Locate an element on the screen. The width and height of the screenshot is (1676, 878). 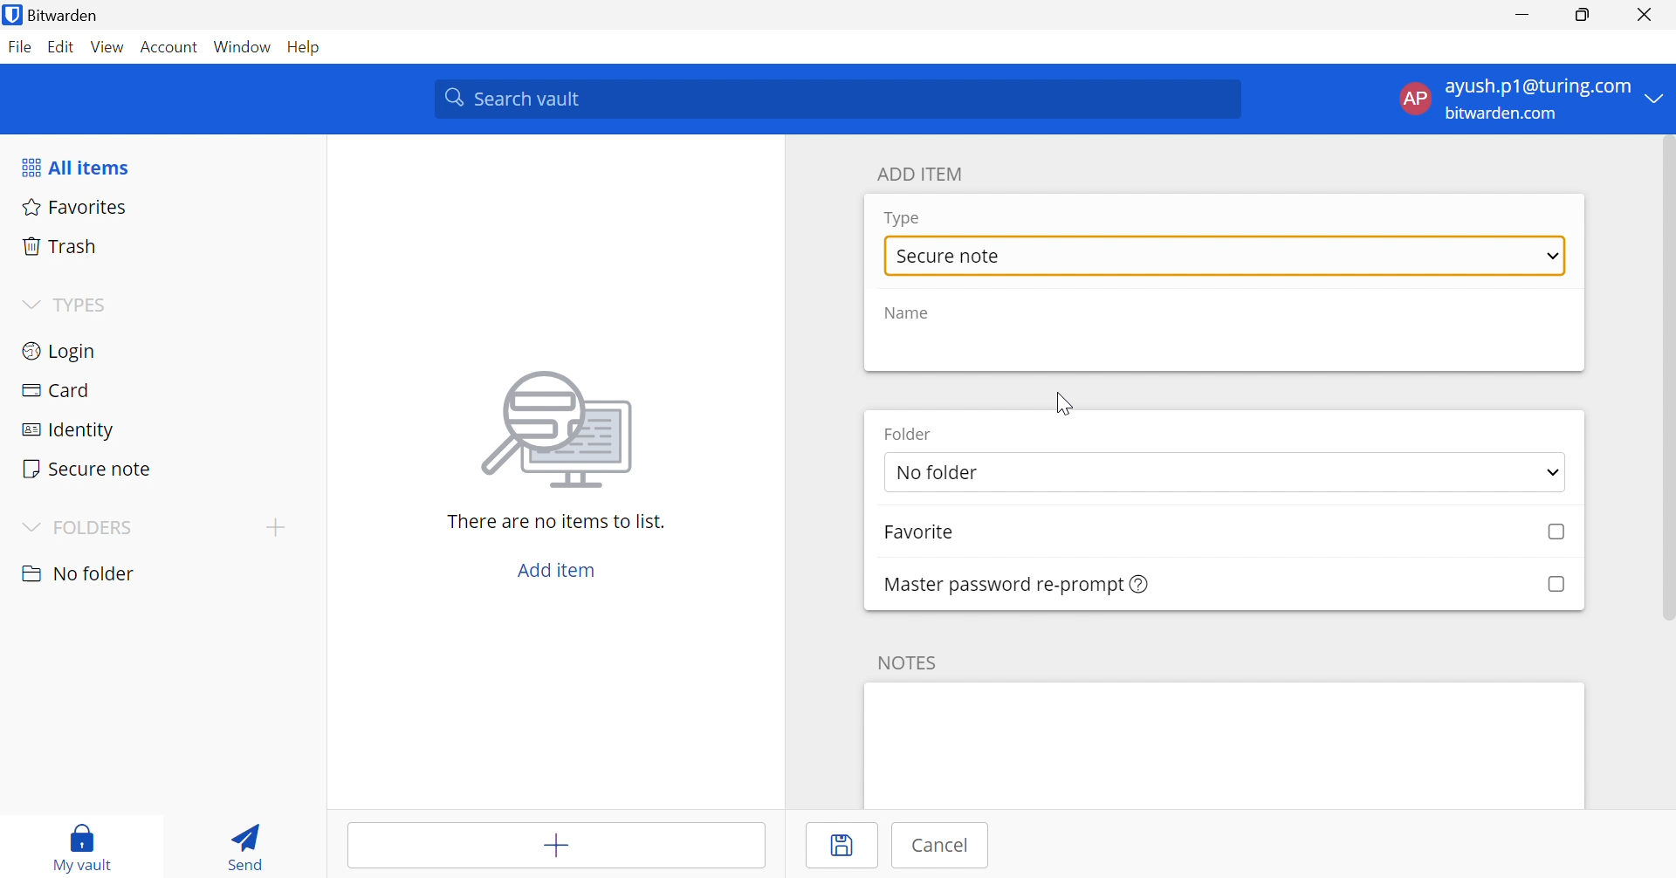
Checkbox is located at coordinates (1554, 584).